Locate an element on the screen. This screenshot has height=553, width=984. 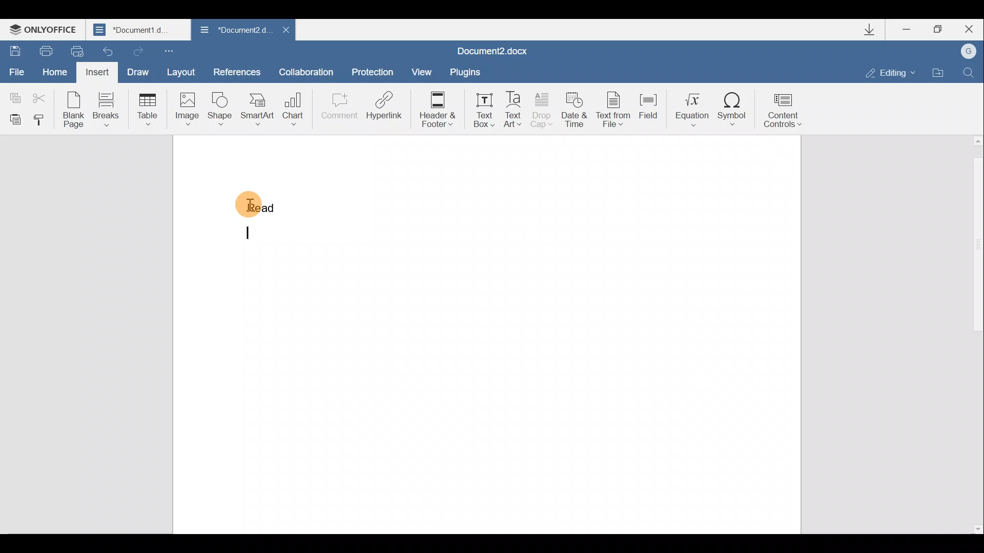
Layout is located at coordinates (187, 74).